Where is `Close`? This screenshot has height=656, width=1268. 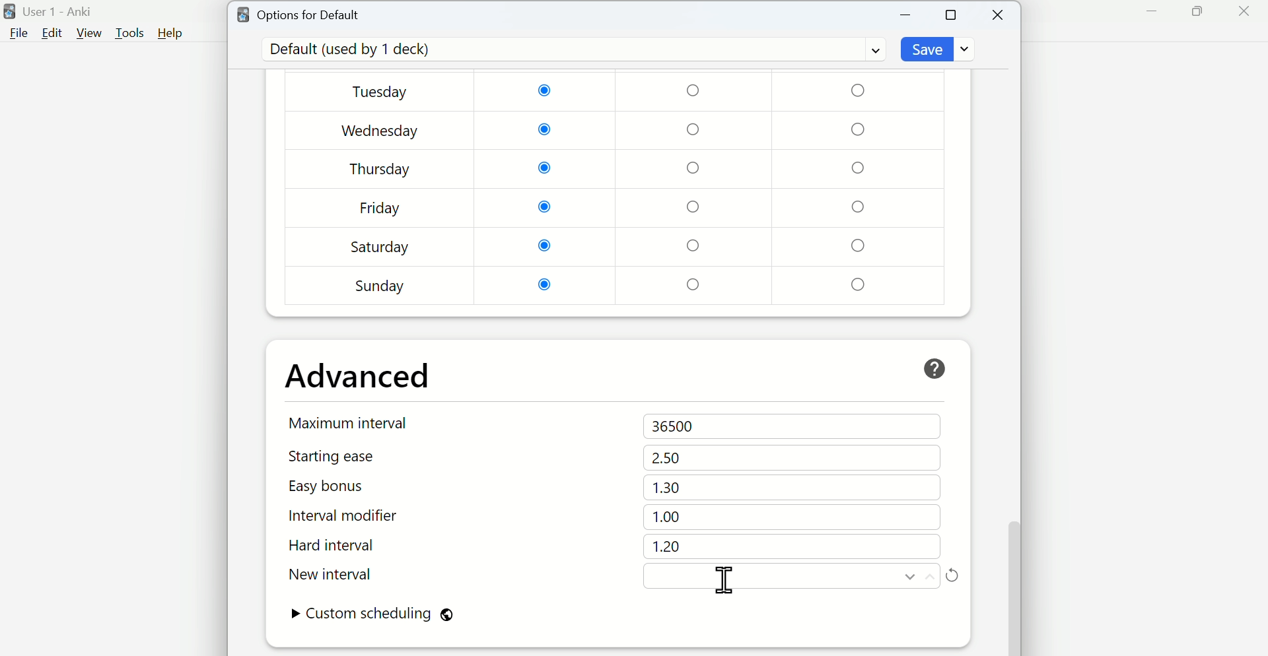
Close is located at coordinates (1244, 12).